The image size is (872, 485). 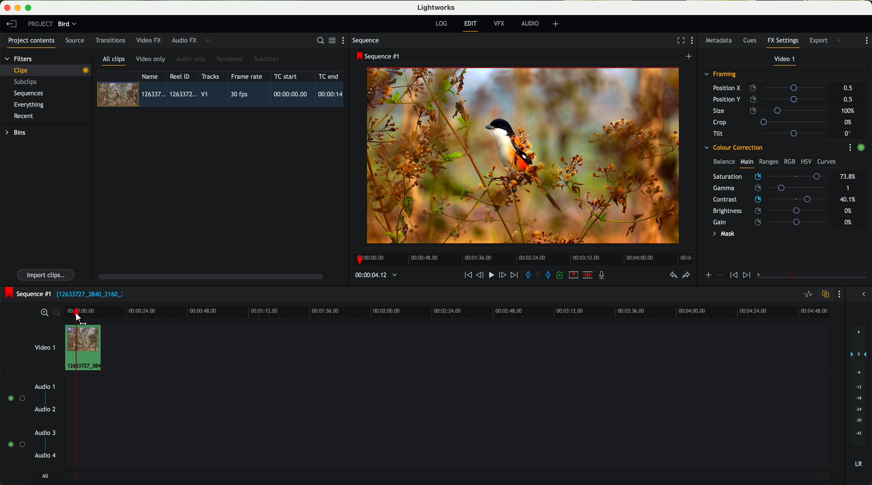 I want to click on audio 2, so click(x=46, y=410).